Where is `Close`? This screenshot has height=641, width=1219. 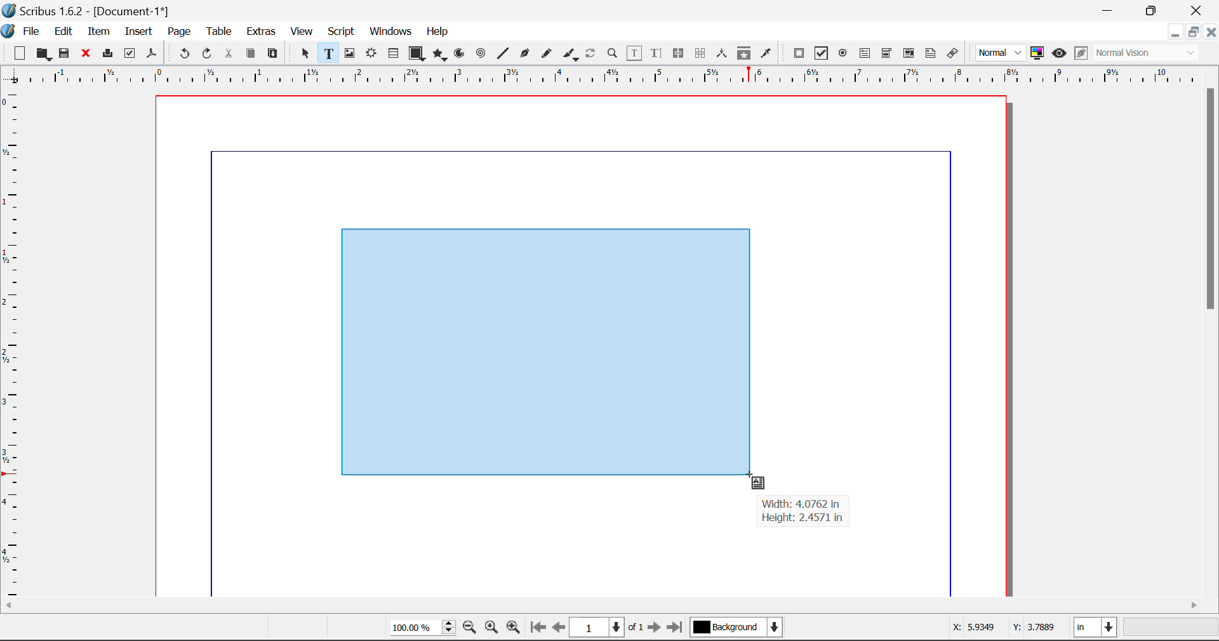 Close is located at coordinates (1197, 10).